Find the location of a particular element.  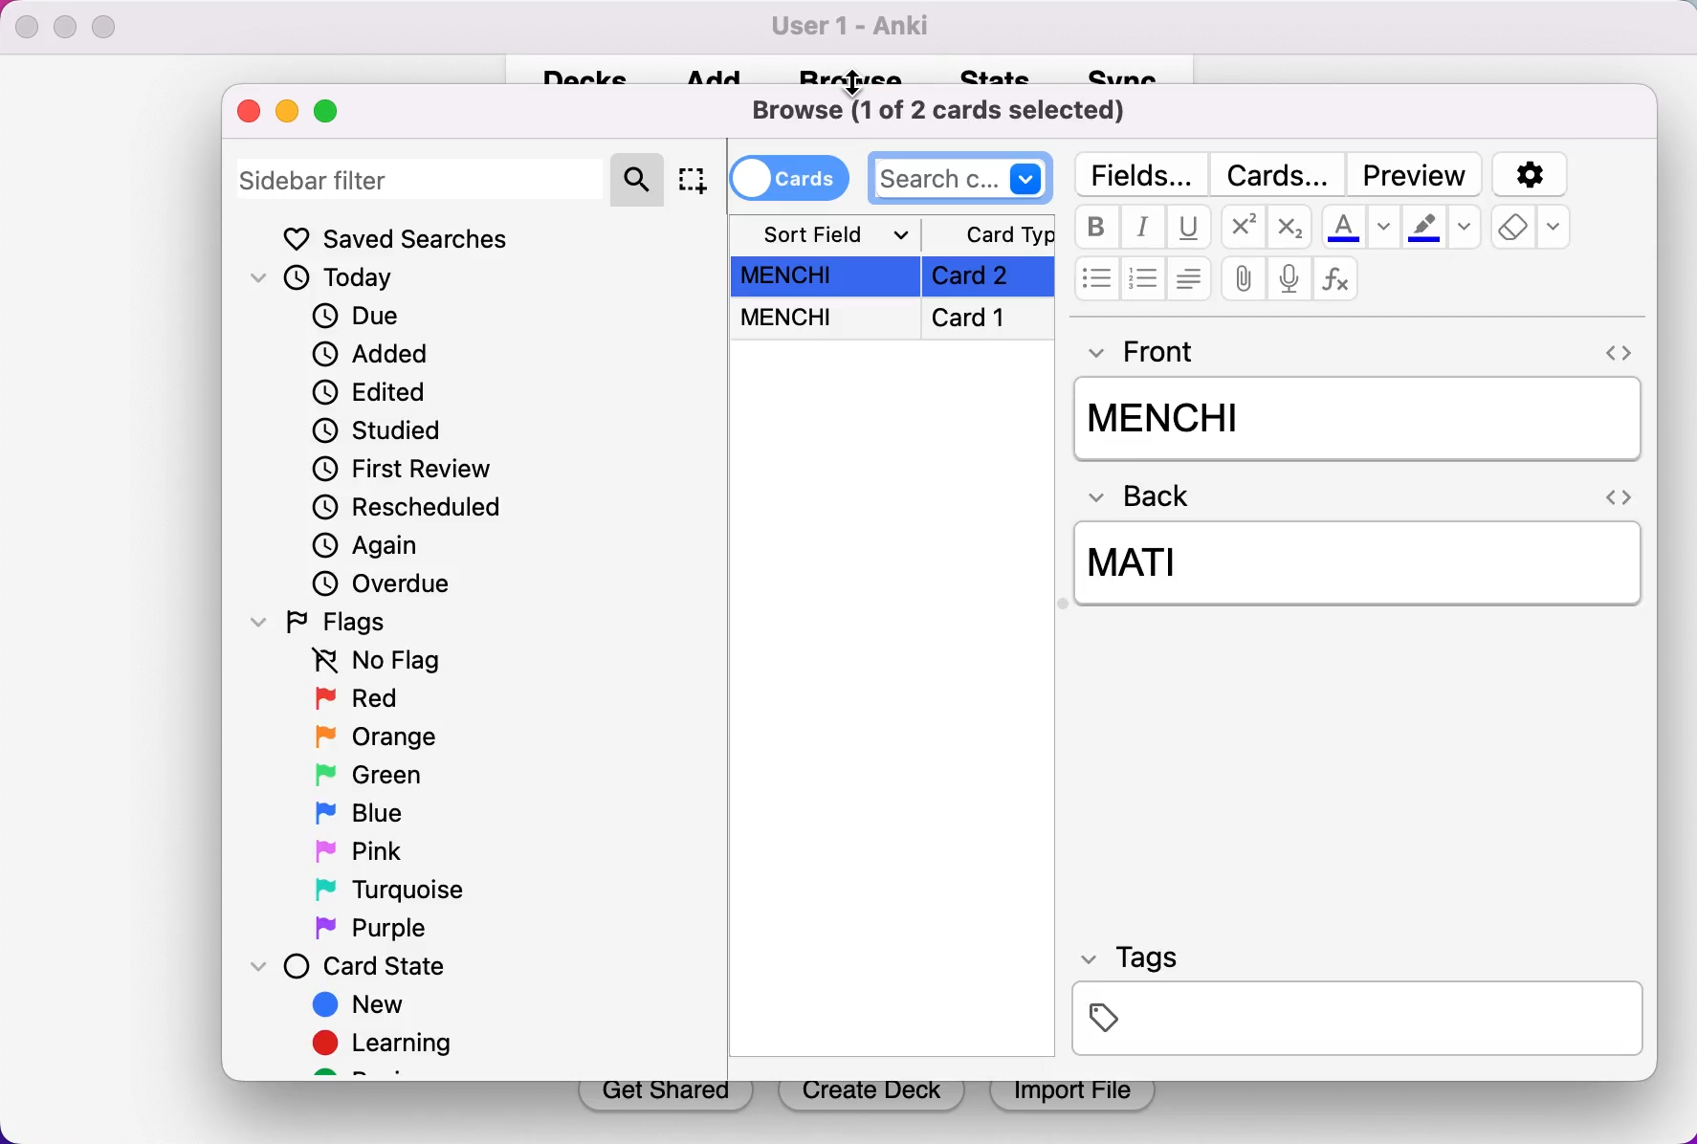

MENCHI Card 1 is located at coordinates (894, 321).